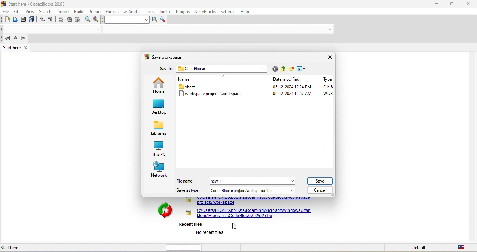  What do you see at coordinates (211, 69) in the screenshot?
I see `save in codeblocks` at bounding box center [211, 69].